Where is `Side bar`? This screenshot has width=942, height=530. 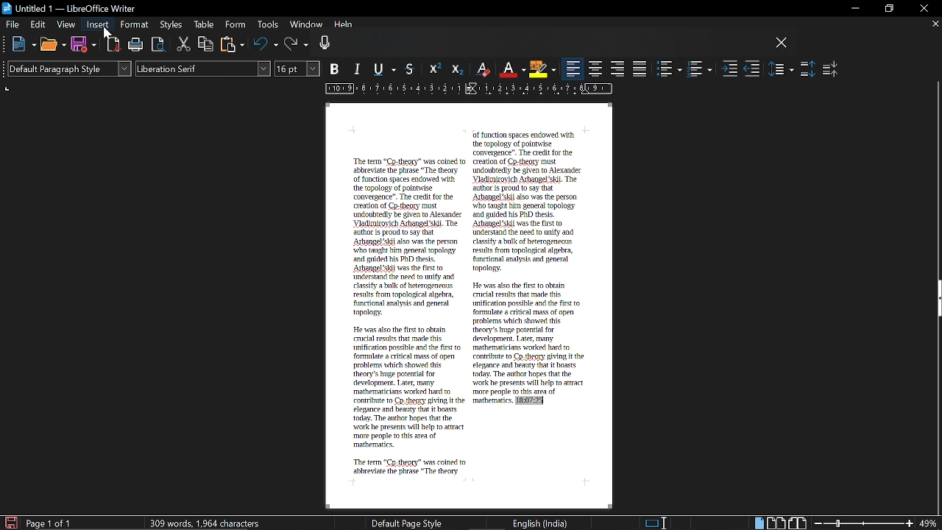 Side bar is located at coordinates (936, 300).